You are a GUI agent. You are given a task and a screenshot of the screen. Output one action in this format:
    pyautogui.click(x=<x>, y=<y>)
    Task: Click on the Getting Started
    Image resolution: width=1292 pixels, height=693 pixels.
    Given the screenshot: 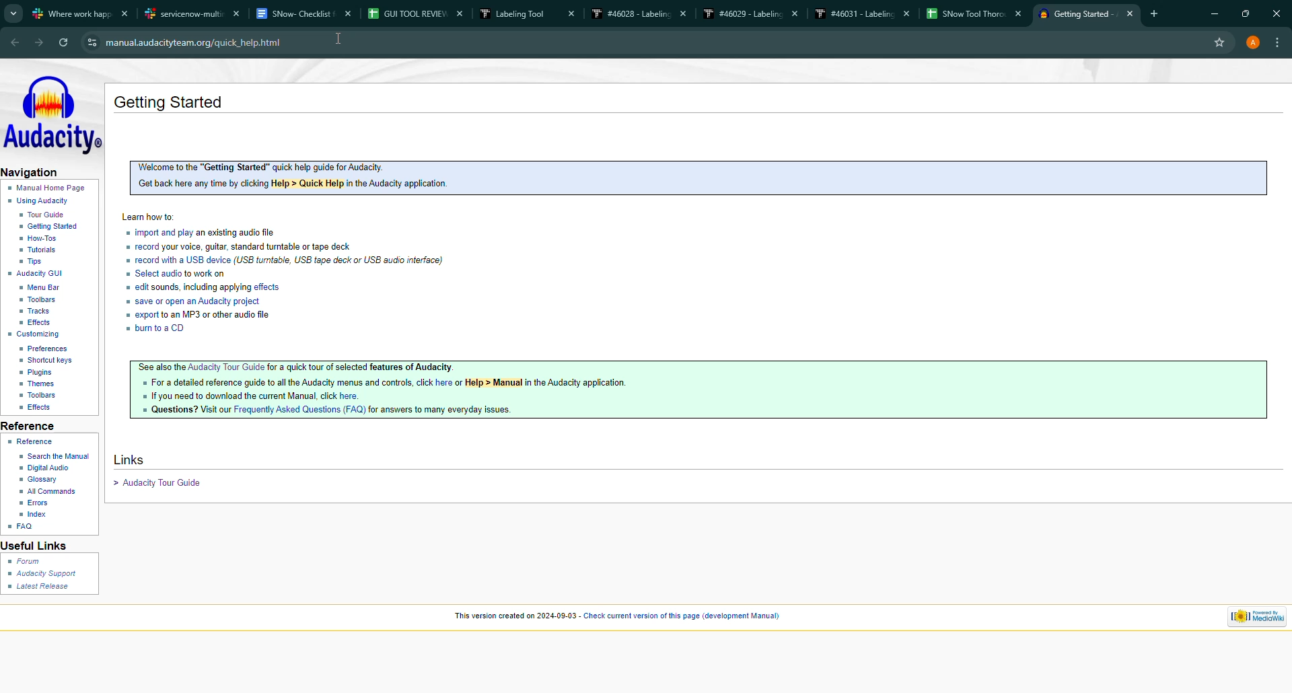 What is the action you would take?
    pyautogui.click(x=1088, y=14)
    